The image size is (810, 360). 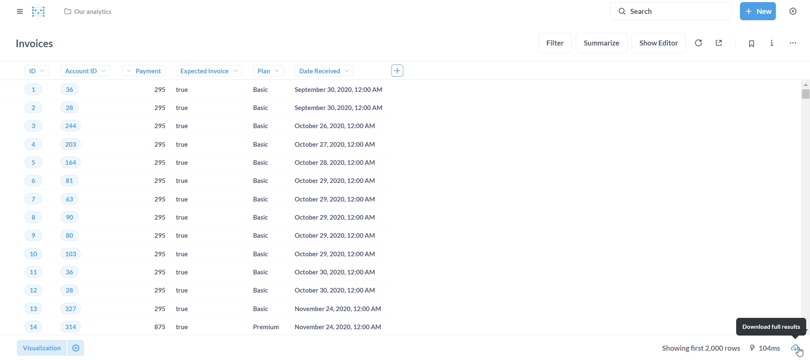 What do you see at coordinates (188, 201) in the screenshot?
I see `true` at bounding box center [188, 201].